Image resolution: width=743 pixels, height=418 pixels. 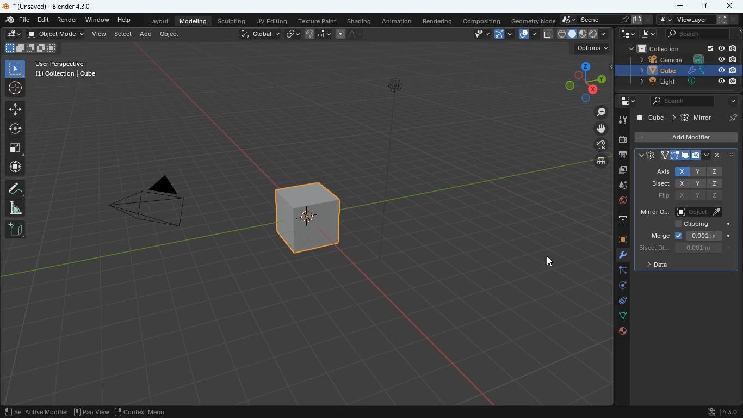 What do you see at coordinates (146, 34) in the screenshot?
I see `add` at bounding box center [146, 34].